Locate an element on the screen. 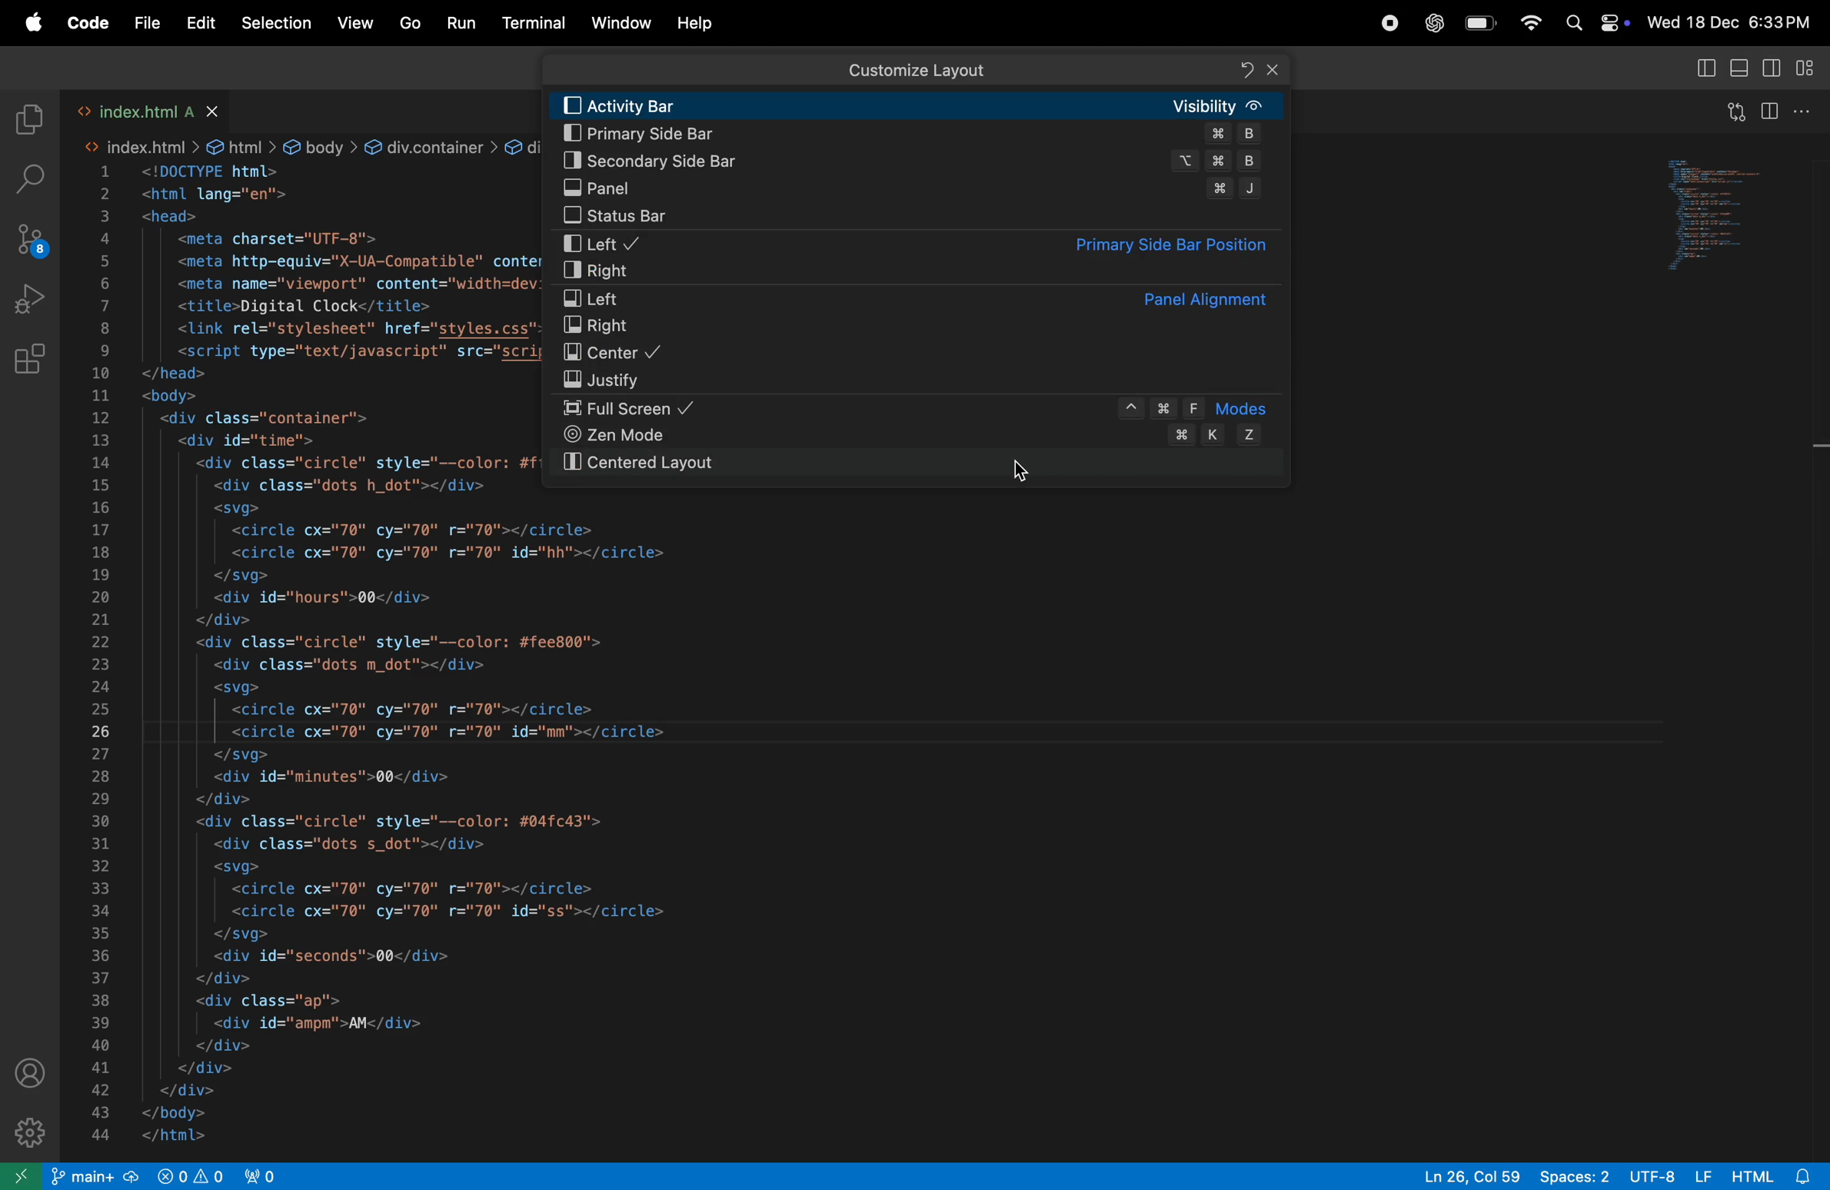 The image size is (1830, 1190). Go is located at coordinates (409, 25).